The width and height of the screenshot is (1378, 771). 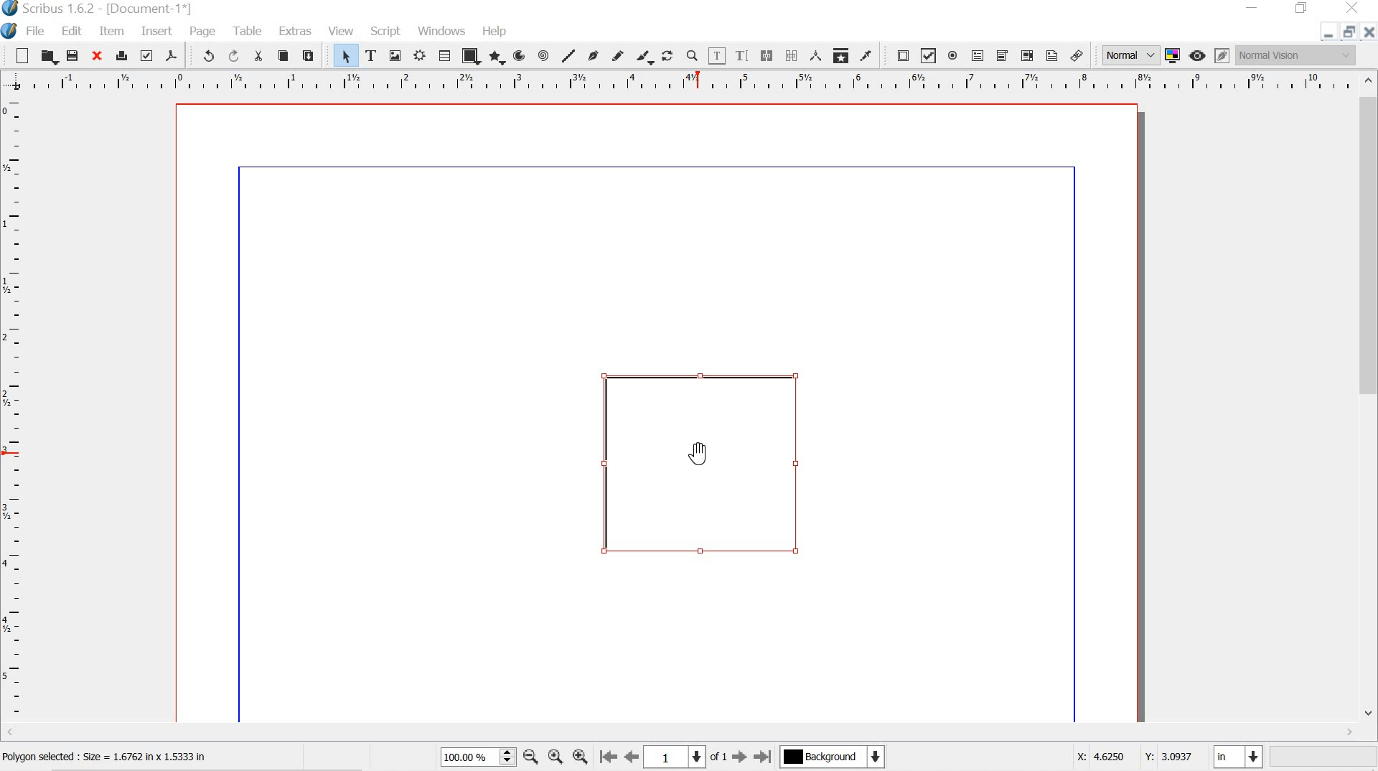 What do you see at coordinates (716, 56) in the screenshot?
I see `edit contents of frame` at bounding box center [716, 56].